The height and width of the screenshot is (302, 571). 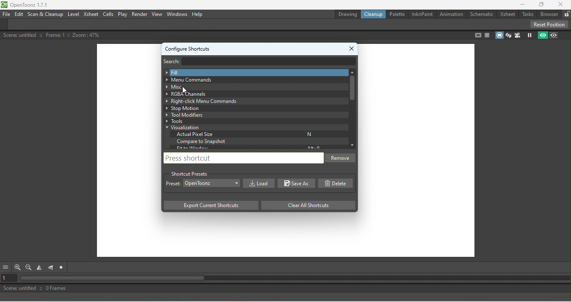 I want to click on Help, so click(x=198, y=14).